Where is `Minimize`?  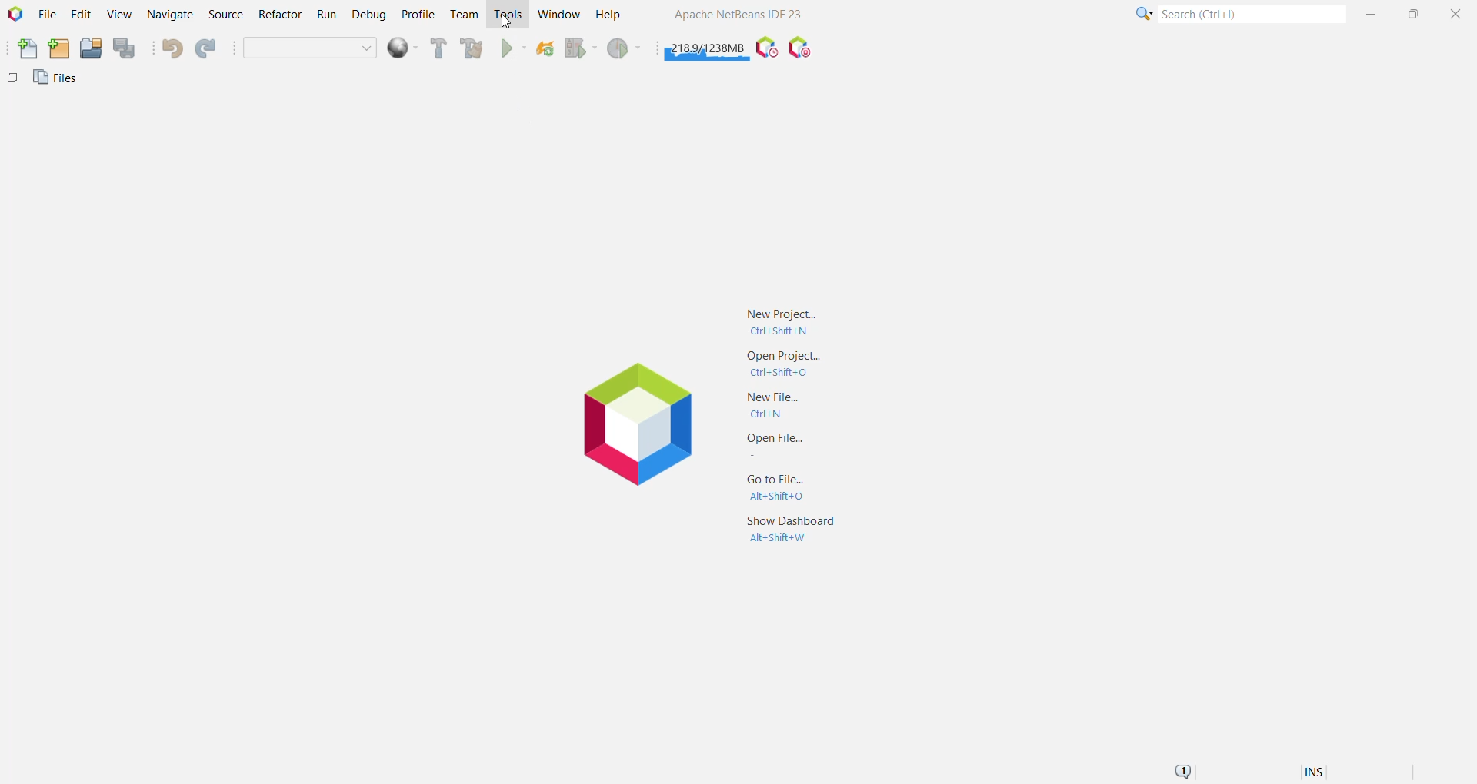
Minimize is located at coordinates (1373, 14).